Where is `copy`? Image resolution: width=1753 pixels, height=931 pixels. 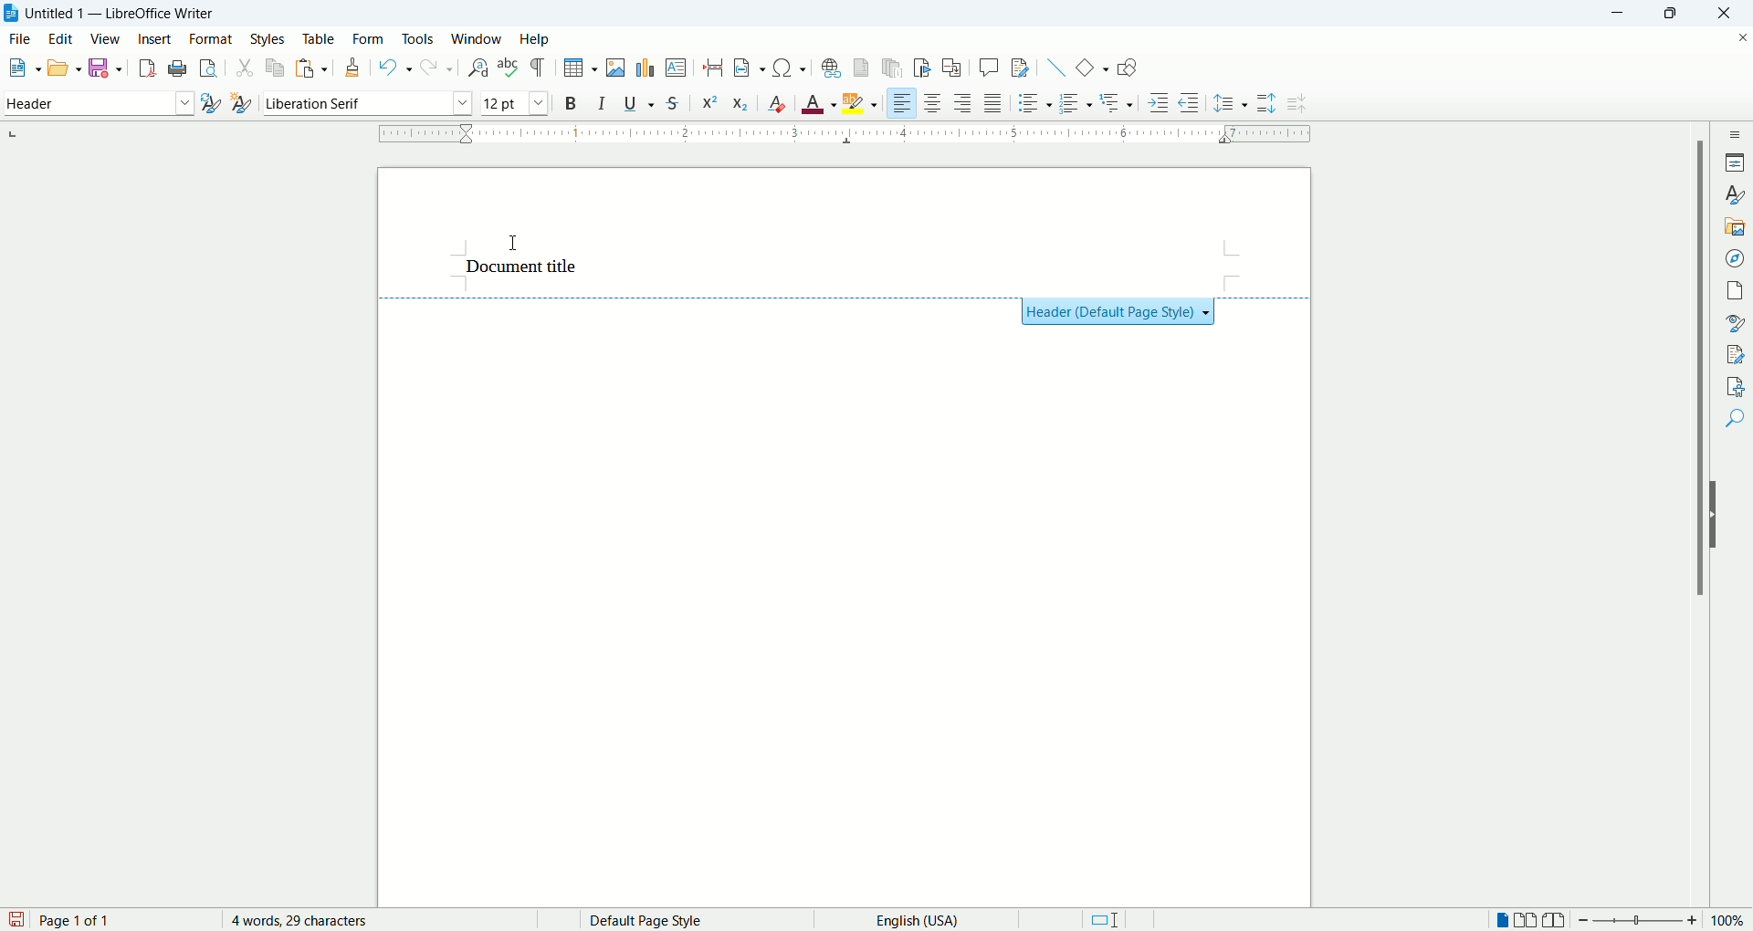 copy is located at coordinates (275, 68).